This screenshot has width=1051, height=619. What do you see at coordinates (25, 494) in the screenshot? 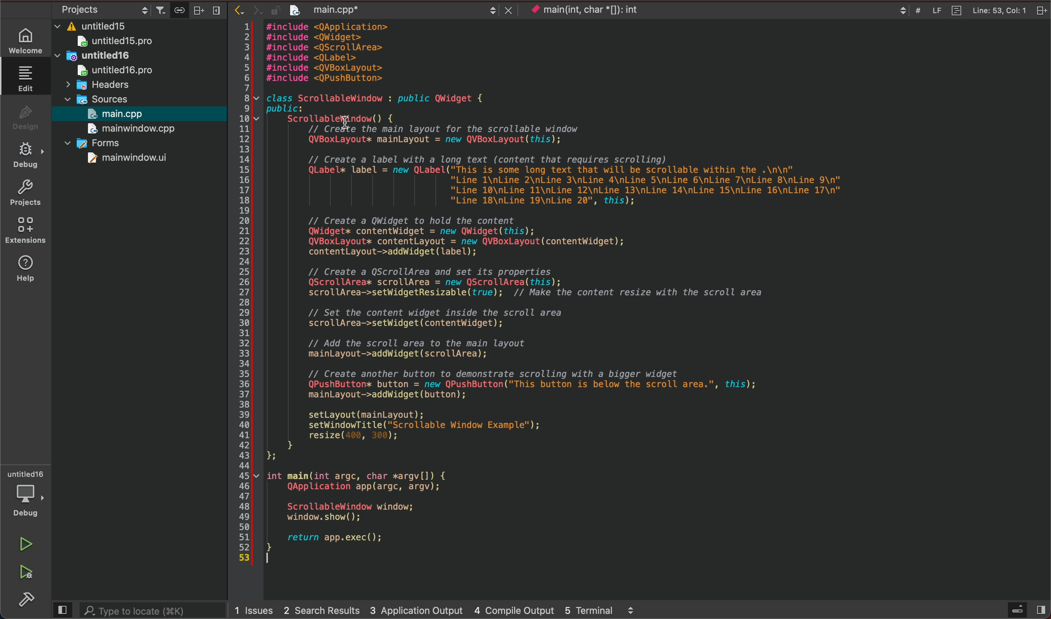
I see `debugger` at bounding box center [25, 494].